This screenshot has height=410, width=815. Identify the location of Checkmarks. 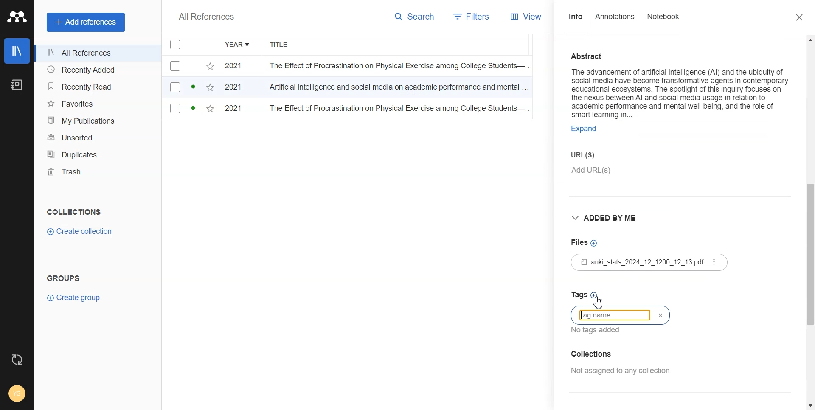
(176, 45).